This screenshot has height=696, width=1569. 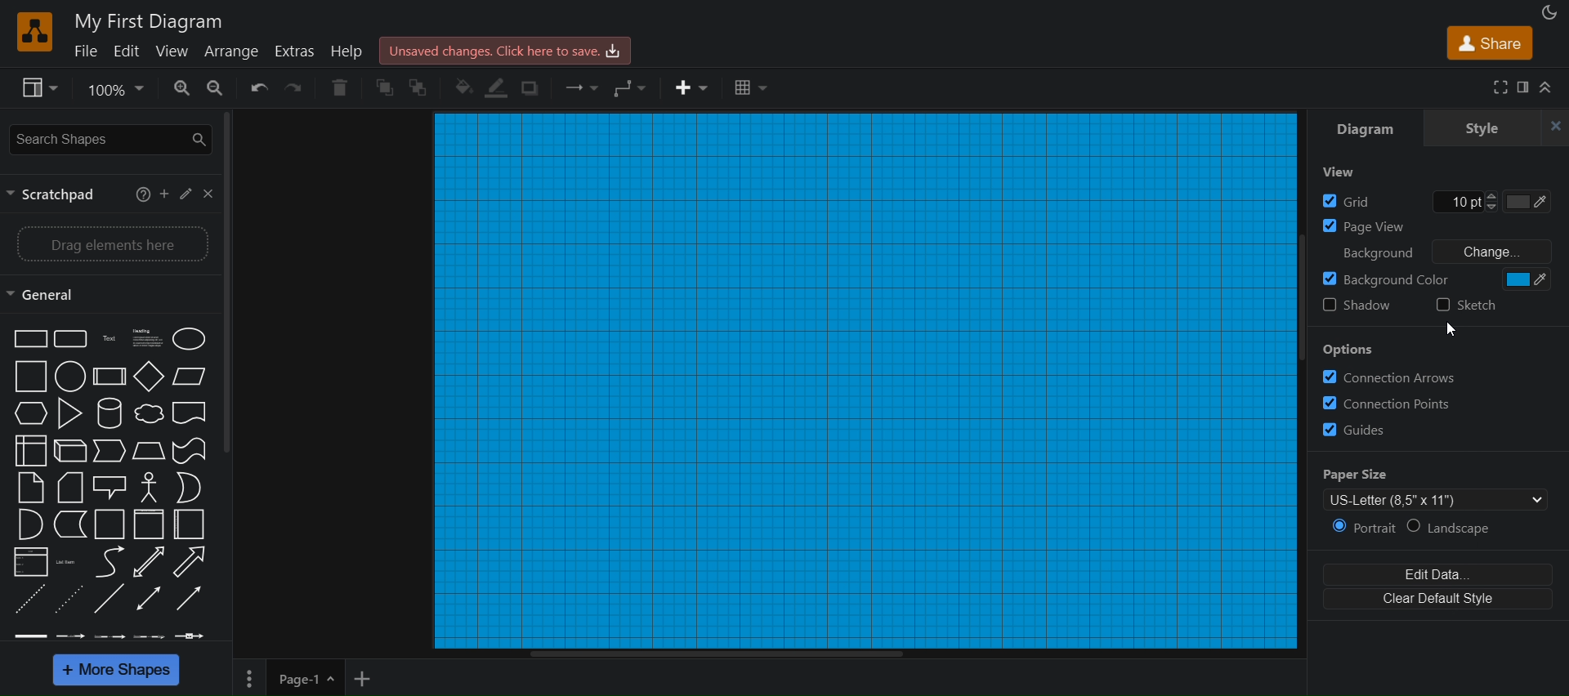 I want to click on more shapes, so click(x=118, y=669).